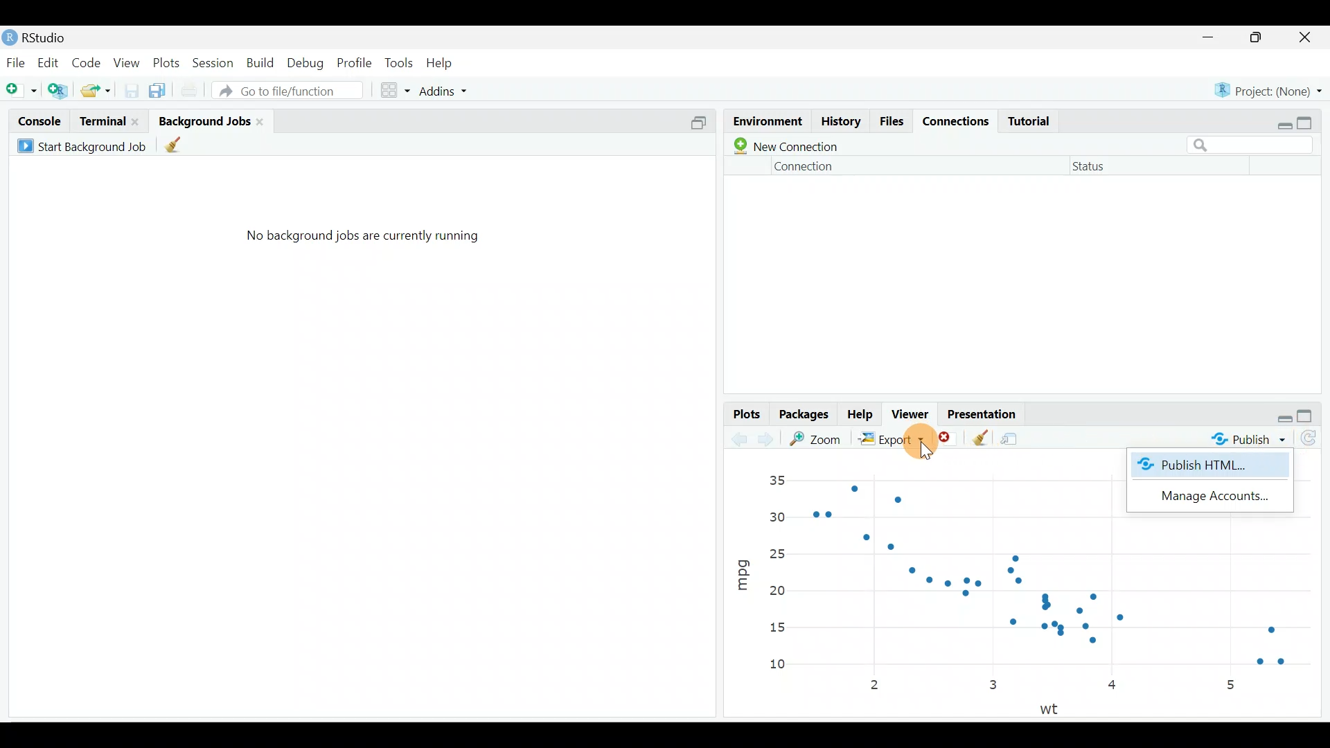 This screenshot has height=748, width=1330. I want to click on Status, so click(1092, 169).